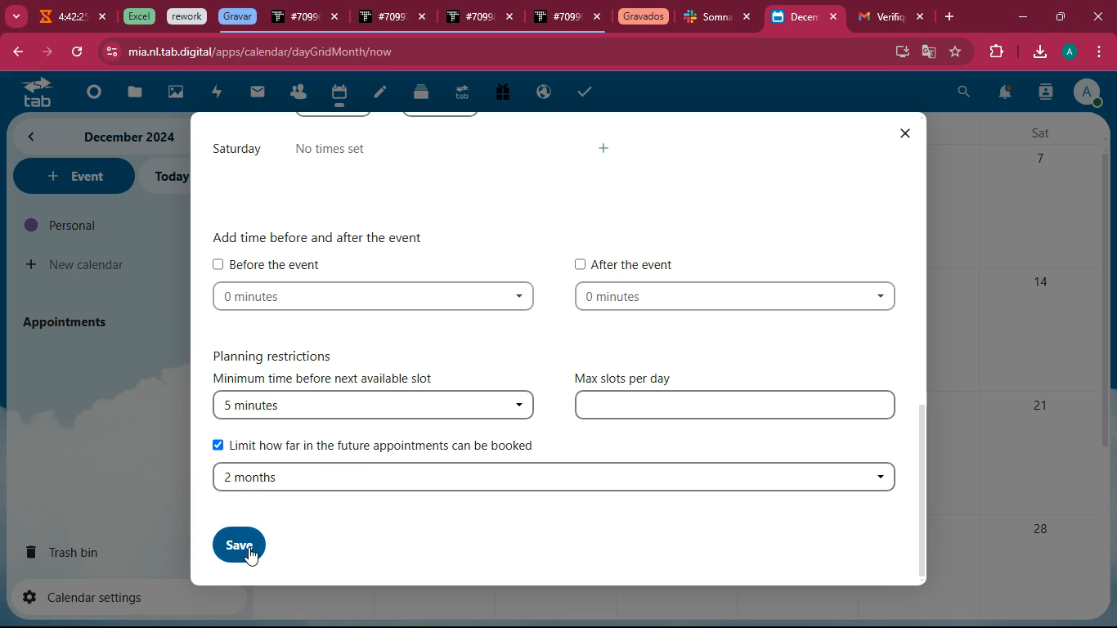  I want to click on tab, so click(878, 17).